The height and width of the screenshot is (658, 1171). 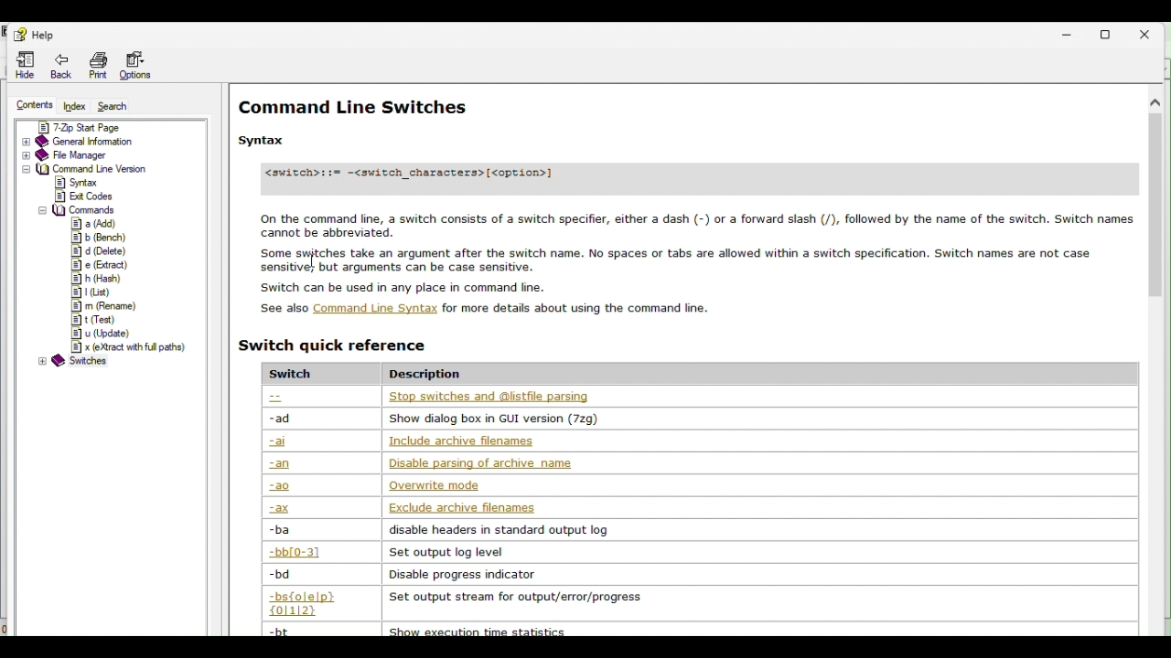 I want to click on commands, so click(x=110, y=225).